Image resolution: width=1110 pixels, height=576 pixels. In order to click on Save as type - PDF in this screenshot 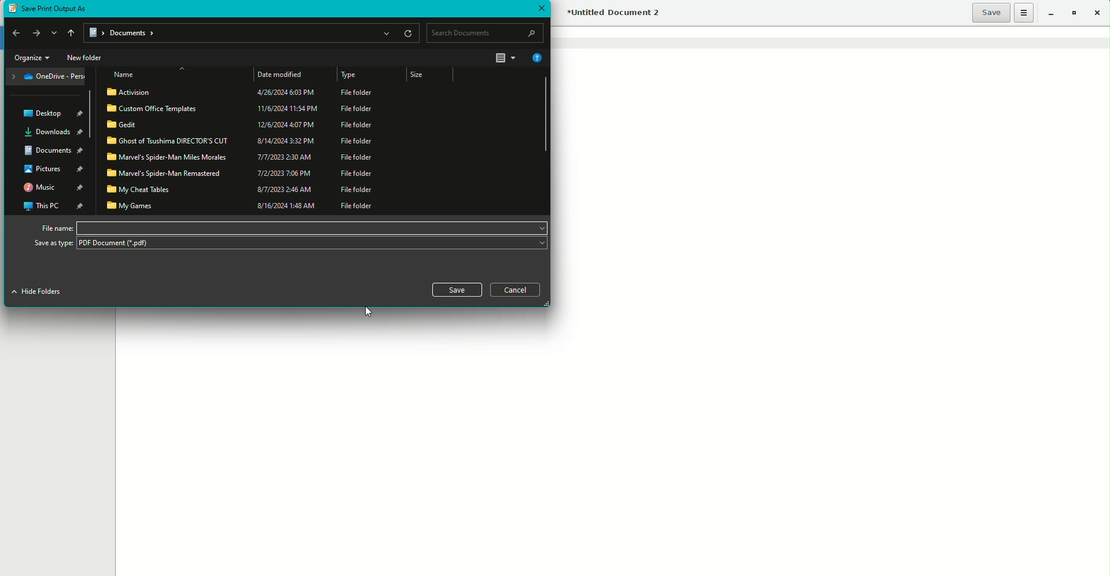, I will do `click(290, 245)`.